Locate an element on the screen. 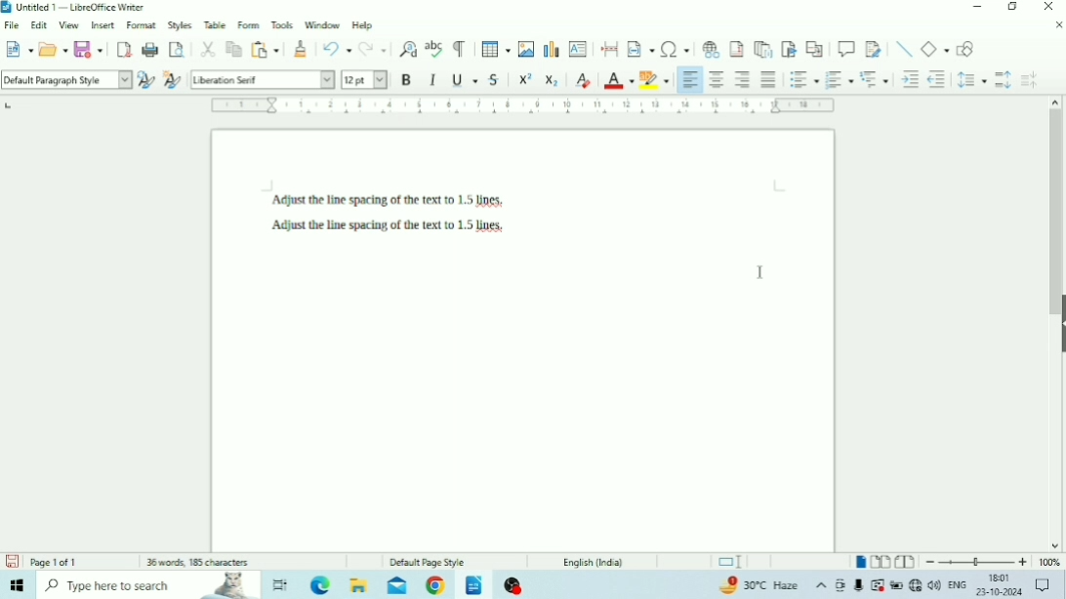 This screenshot has height=599, width=1066. Window is located at coordinates (323, 23).